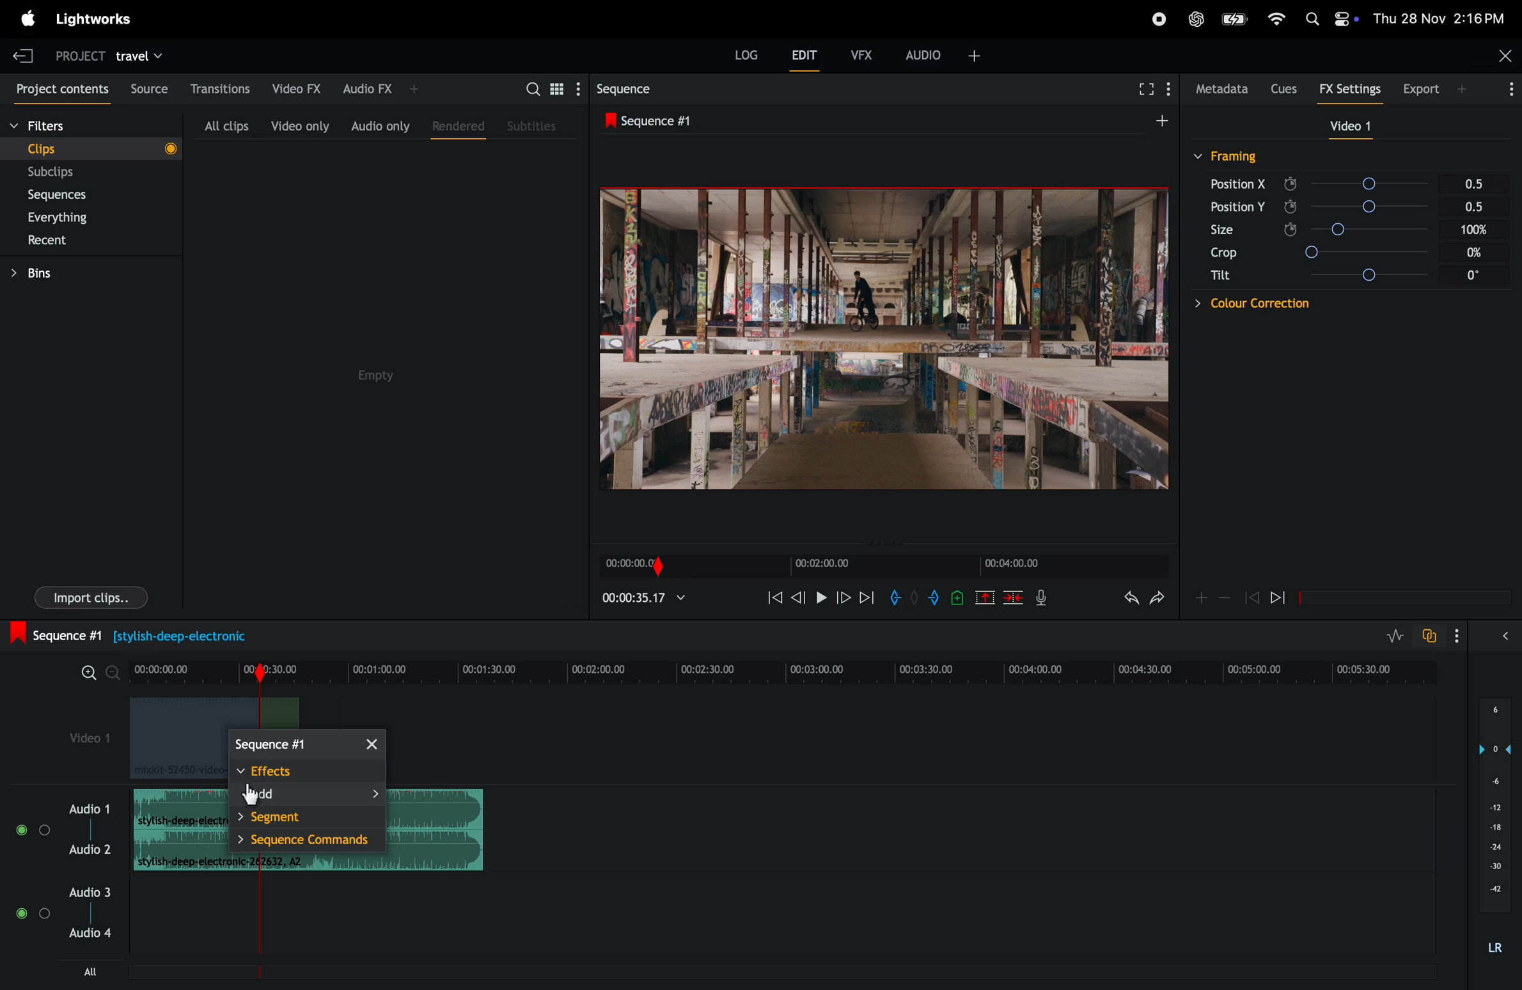  I want to click on seqment, so click(303, 818).